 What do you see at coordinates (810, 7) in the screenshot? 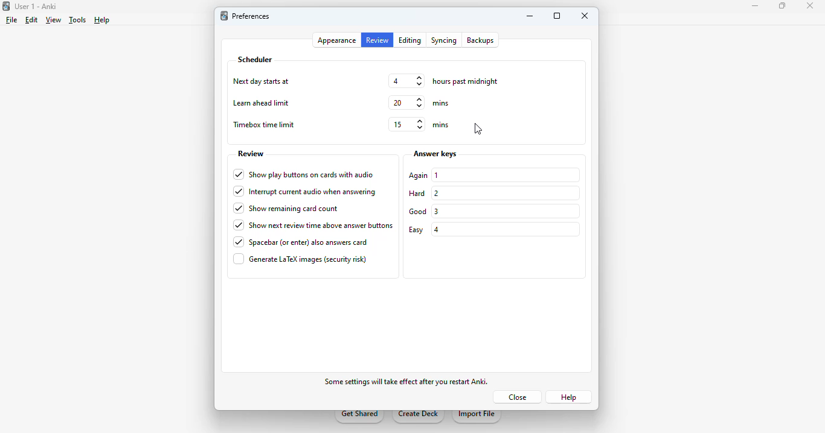
I see `close` at bounding box center [810, 7].